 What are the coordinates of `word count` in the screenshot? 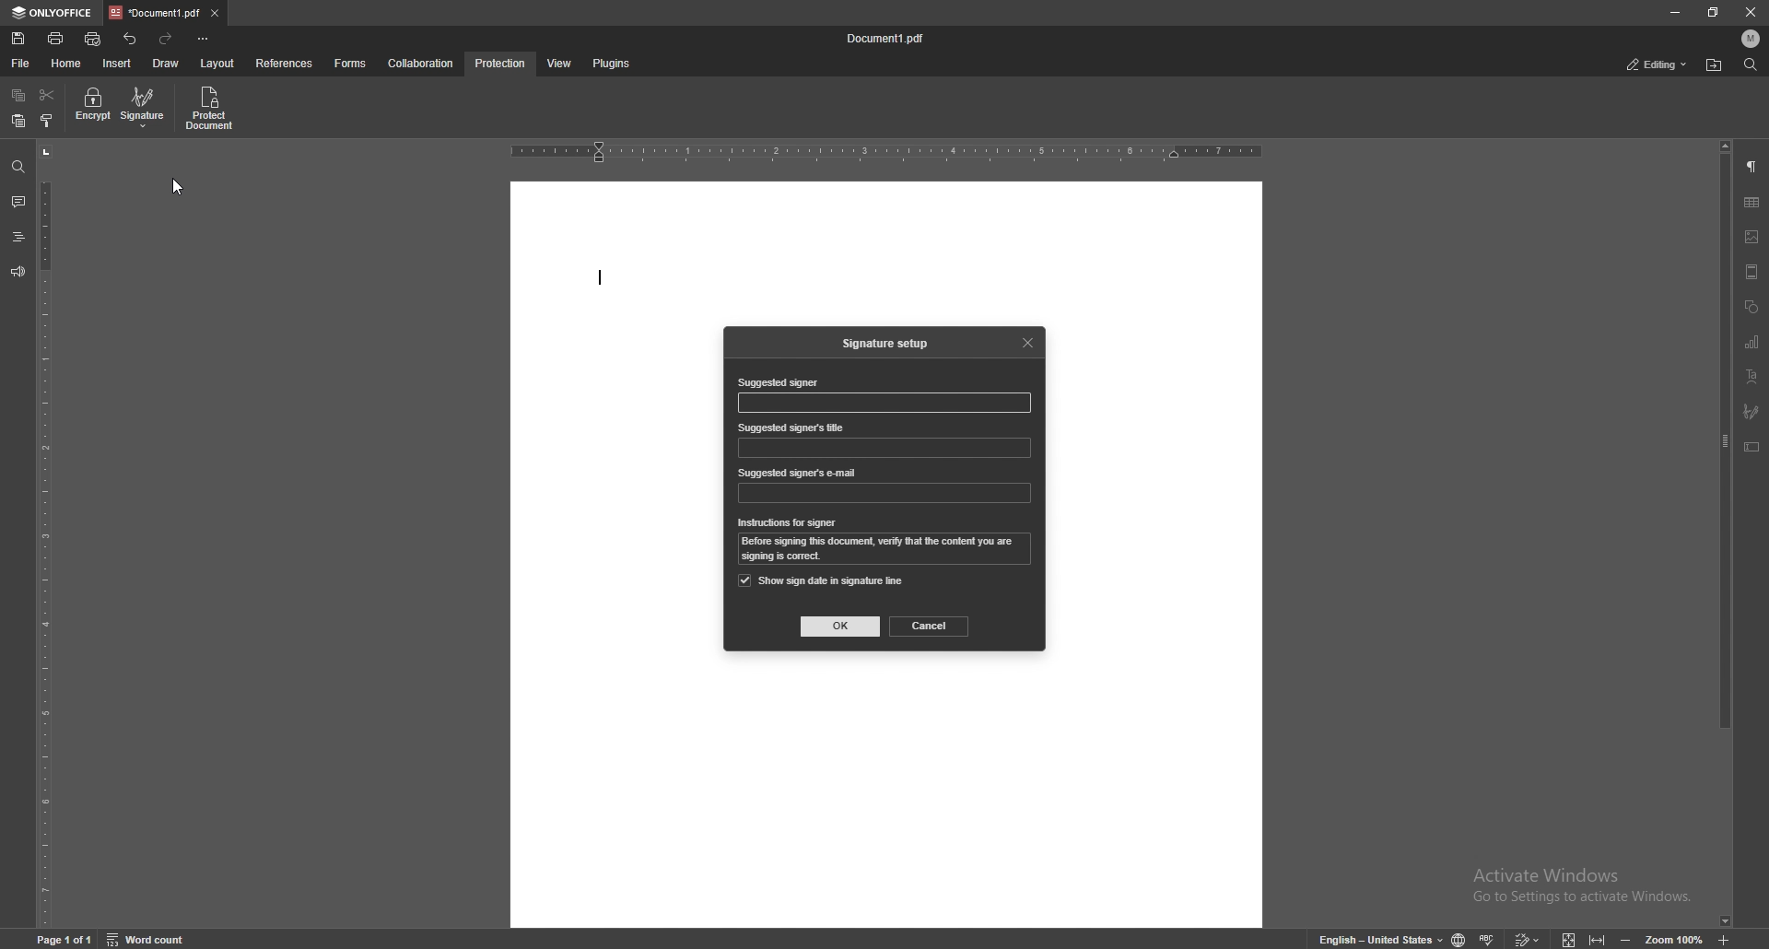 It's located at (158, 938).